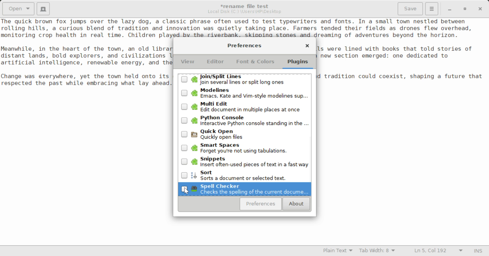  Describe the element at coordinates (245, 175) in the screenshot. I see `Sort Plugin Button Unselected` at that location.